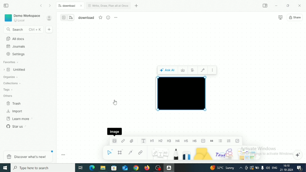  What do you see at coordinates (268, 168) in the screenshot?
I see `Speakers` at bounding box center [268, 168].